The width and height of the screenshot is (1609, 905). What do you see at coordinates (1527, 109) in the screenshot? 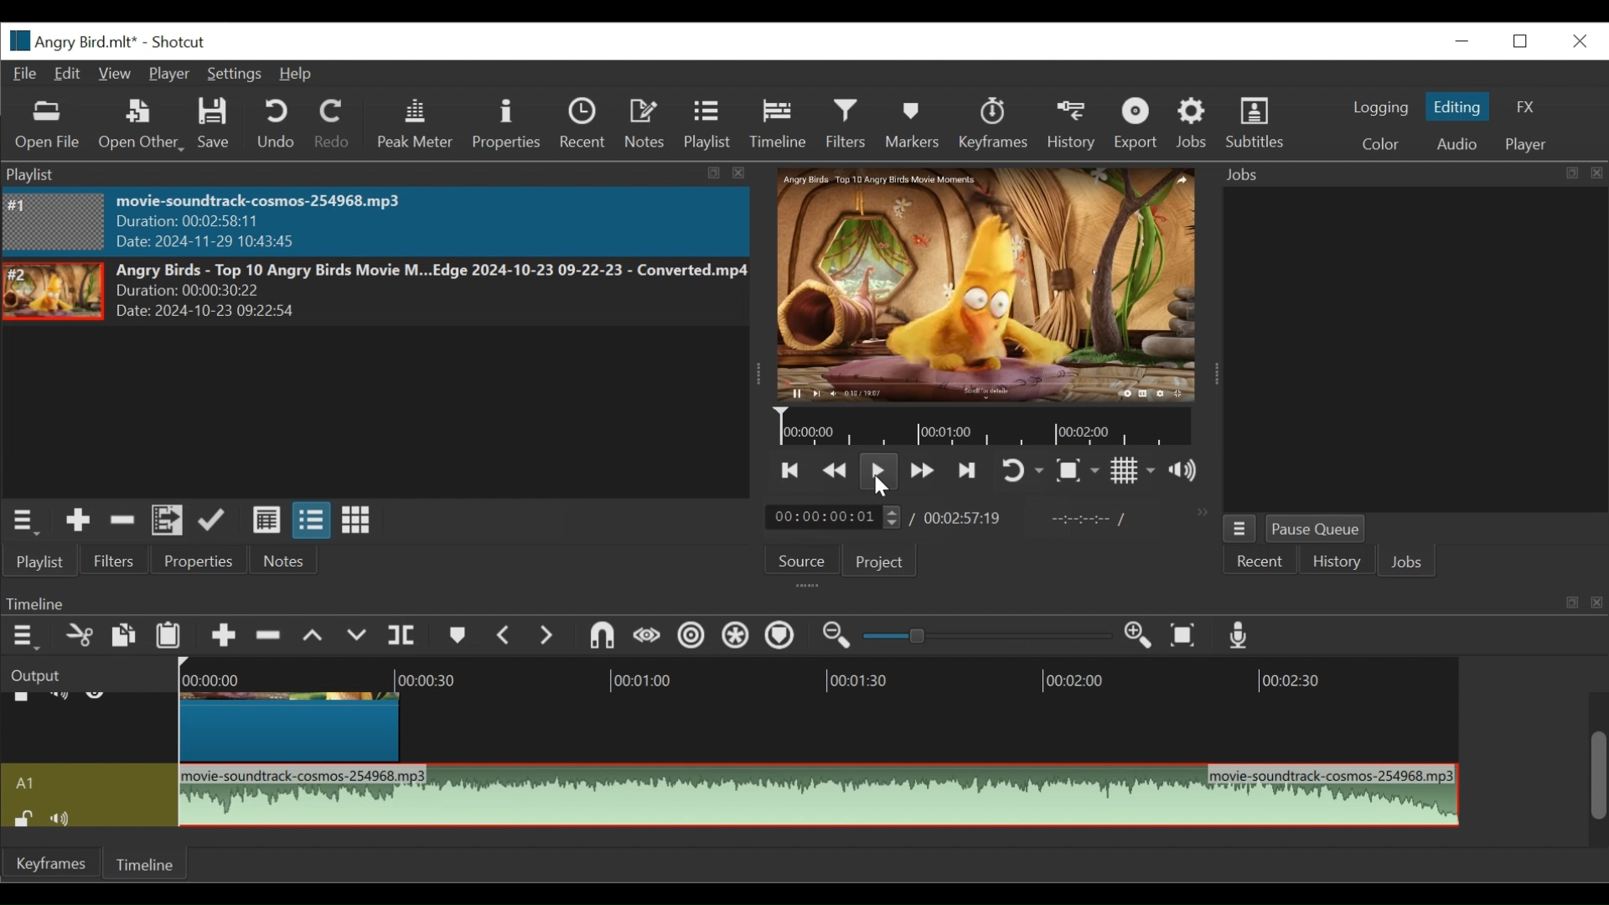
I see `FX` at bounding box center [1527, 109].